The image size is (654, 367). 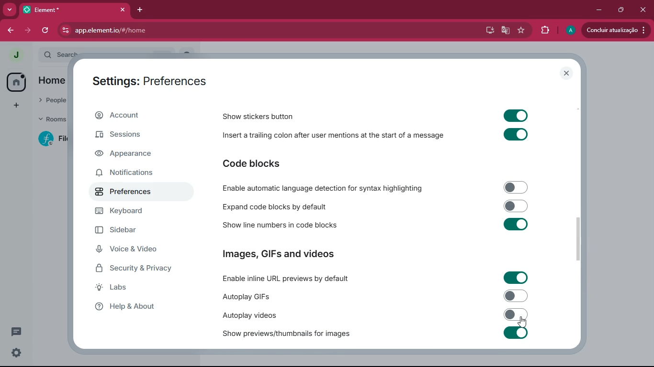 I want to click on keyboard, so click(x=138, y=212).